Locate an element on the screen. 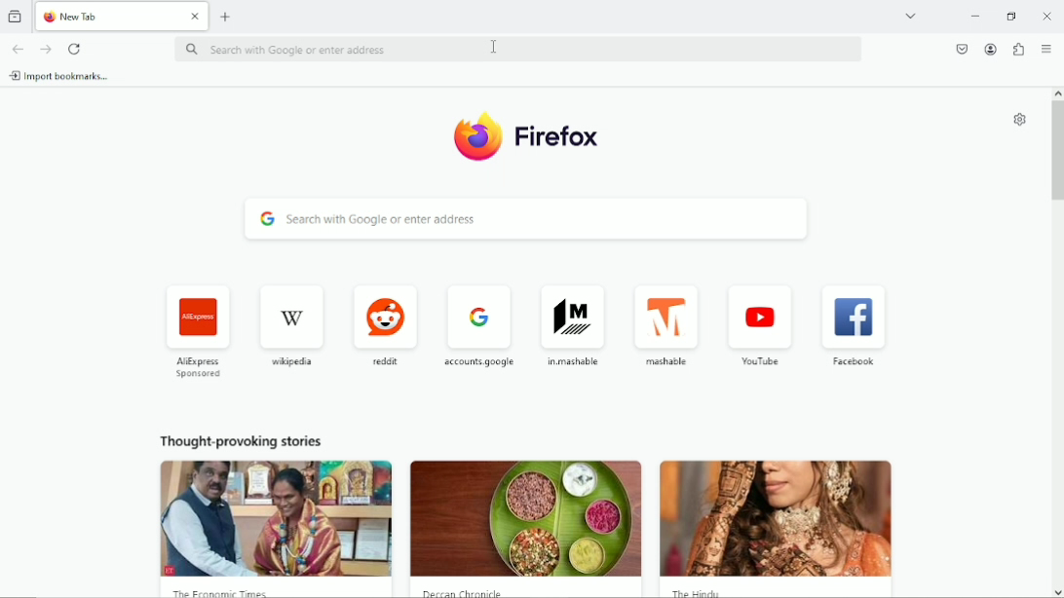  scroll down is located at coordinates (1056, 590).